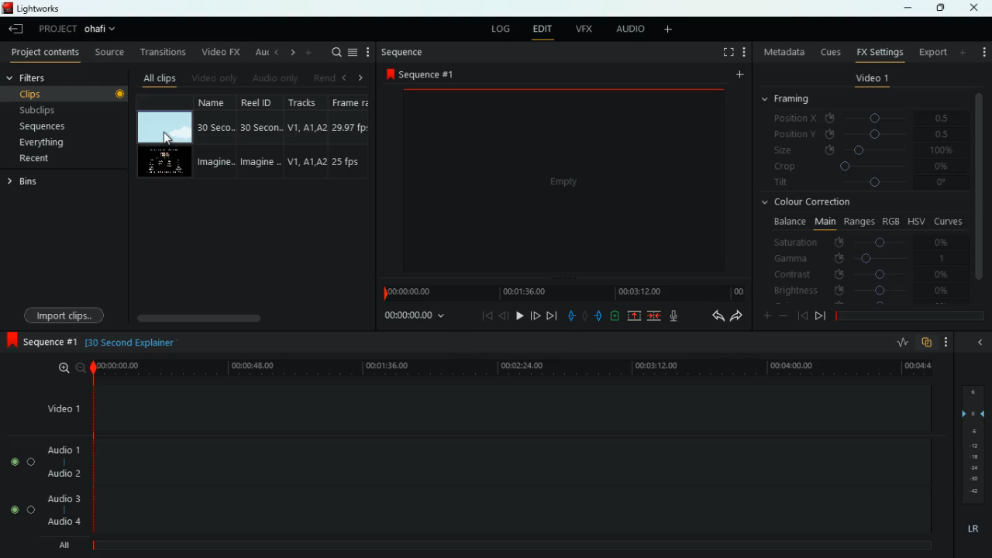 This screenshot has width=992, height=558. I want to click on recent, so click(51, 160).